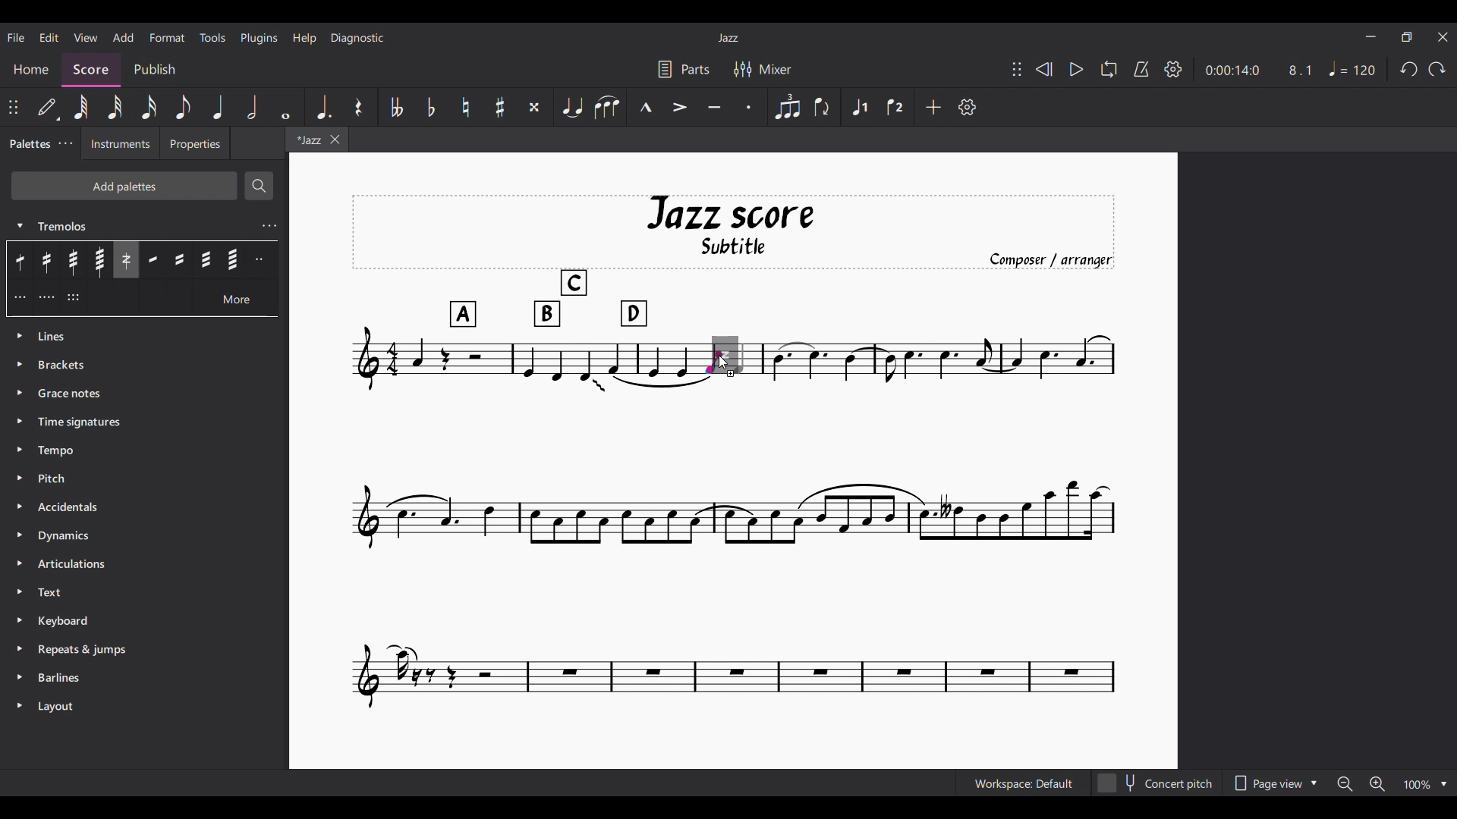 The image size is (1457, 819). Describe the element at coordinates (15, 38) in the screenshot. I see `File` at that location.